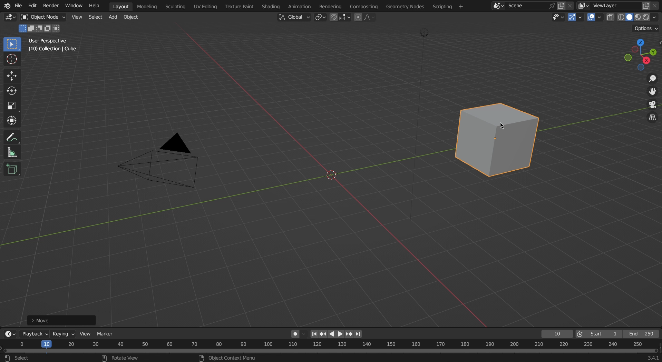  I want to click on Select Box, so click(12, 44).